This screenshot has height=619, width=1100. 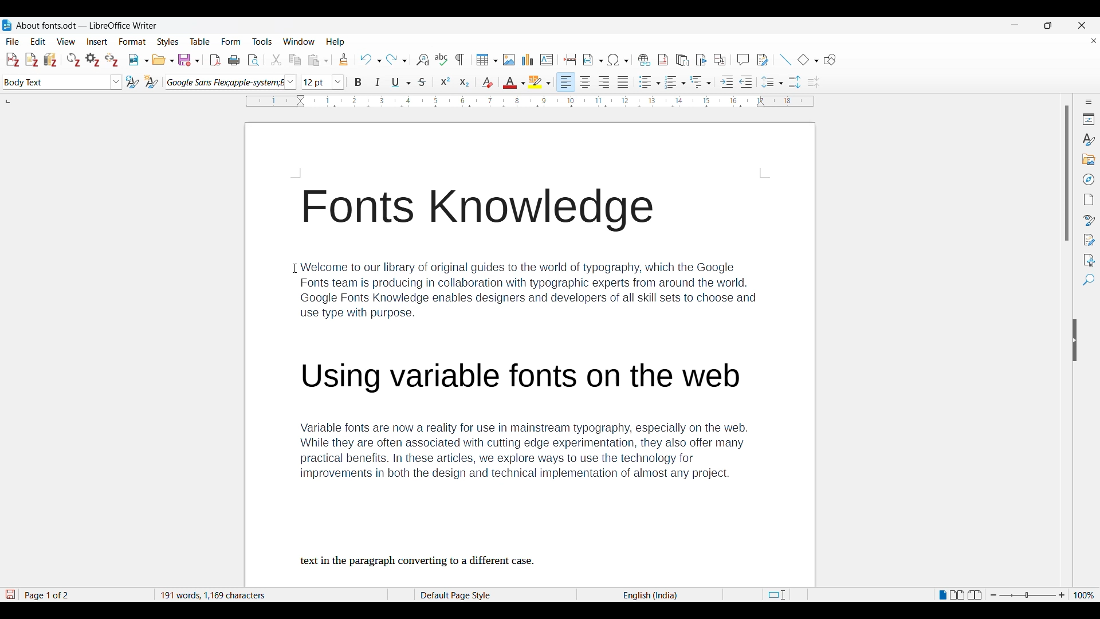 What do you see at coordinates (531, 385) in the screenshot?
I see `Current text` at bounding box center [531, 385].